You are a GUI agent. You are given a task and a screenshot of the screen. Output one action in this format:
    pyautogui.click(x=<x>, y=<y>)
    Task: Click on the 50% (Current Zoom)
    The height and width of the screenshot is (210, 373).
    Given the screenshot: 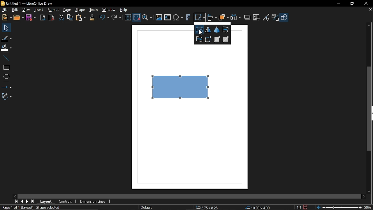 What is the action you would take?
    pyautogui.click(x=369, y=207)
    